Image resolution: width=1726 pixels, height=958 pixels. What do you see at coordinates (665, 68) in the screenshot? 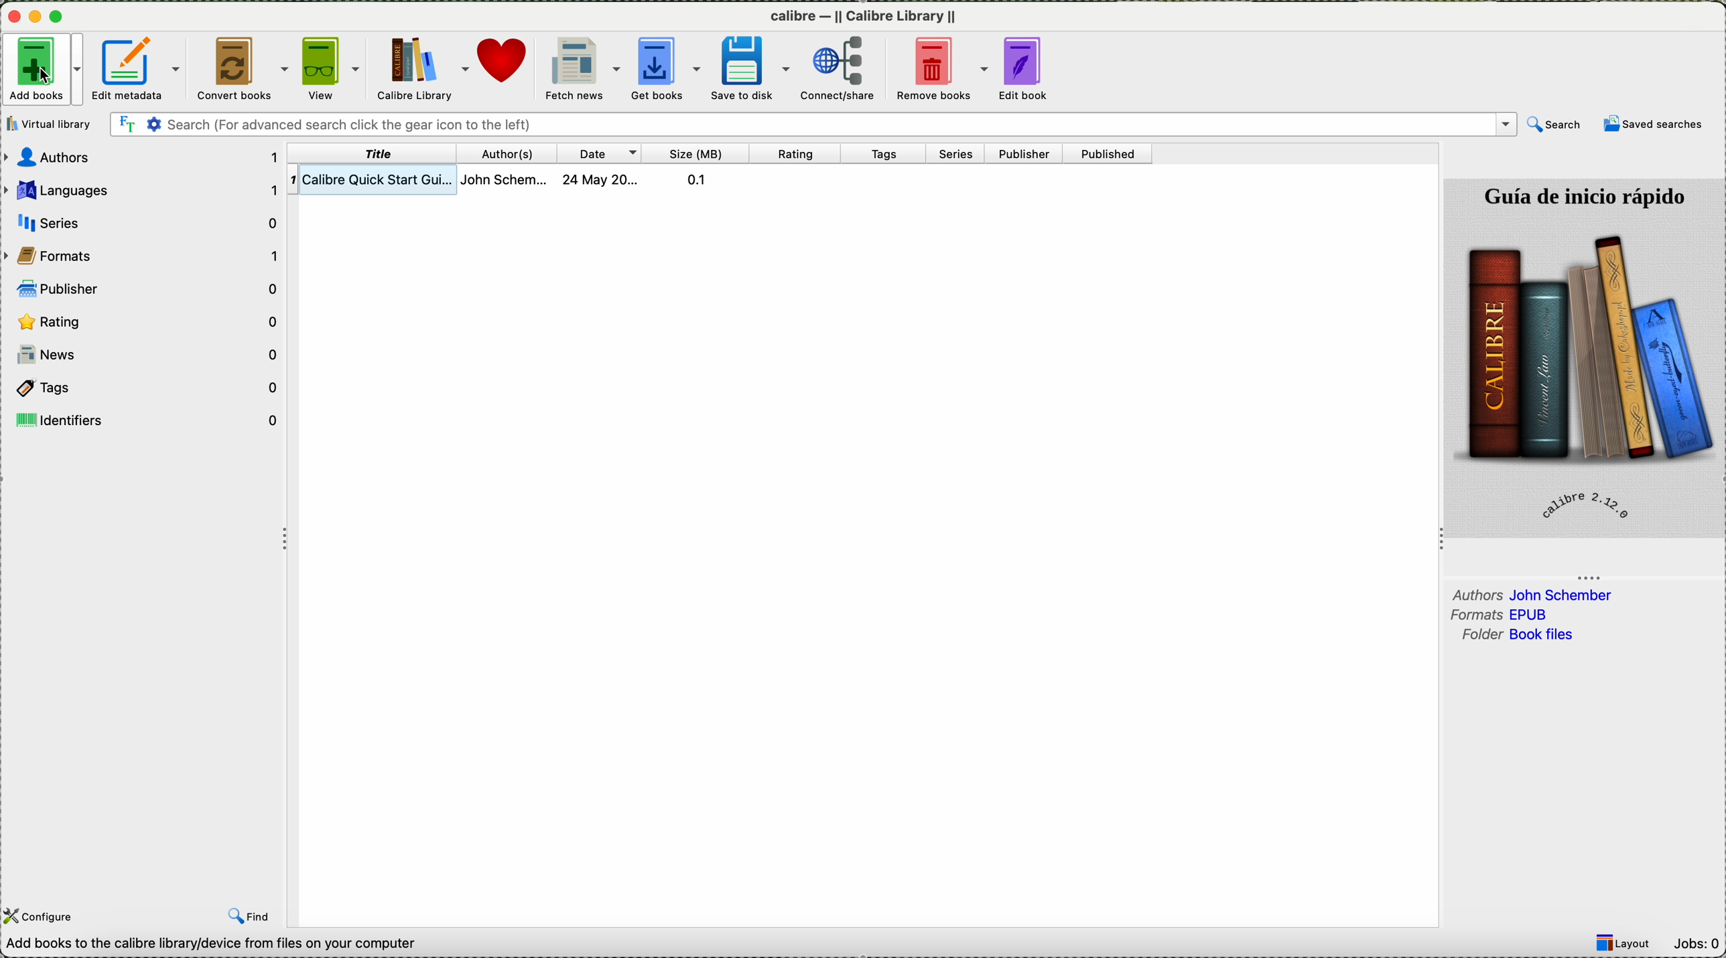
I see `get books` at bounding box center [665, 68].